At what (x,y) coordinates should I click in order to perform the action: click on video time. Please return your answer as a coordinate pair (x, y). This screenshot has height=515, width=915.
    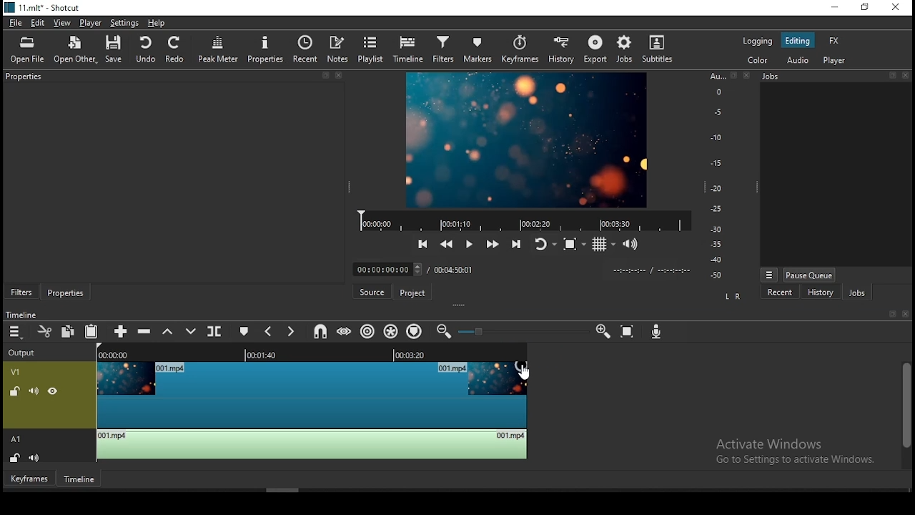
    Looking at the image, I should click on (122, 355).